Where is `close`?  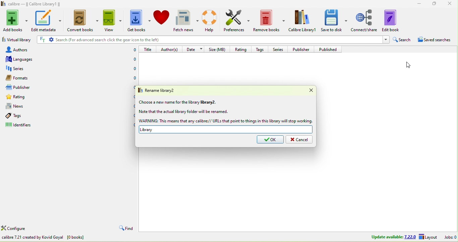
close is located at coordinates (307, 90).